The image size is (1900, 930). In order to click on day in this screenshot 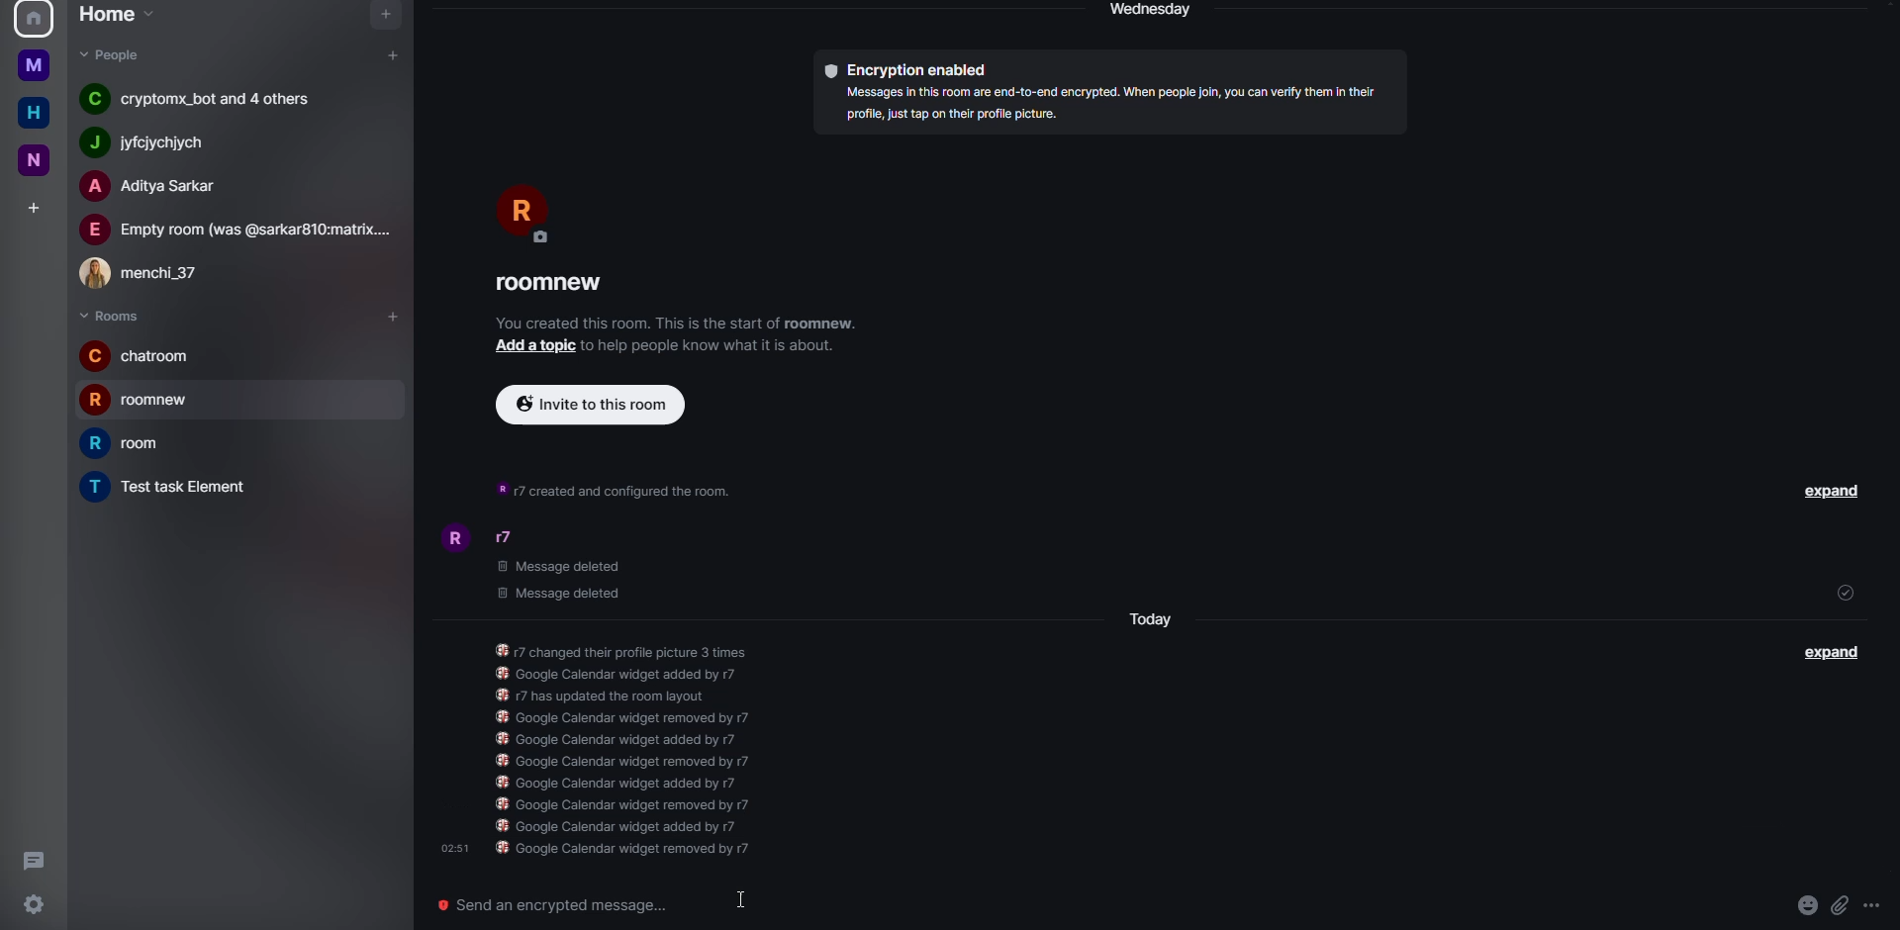, I will do `click(1154, 619)`.